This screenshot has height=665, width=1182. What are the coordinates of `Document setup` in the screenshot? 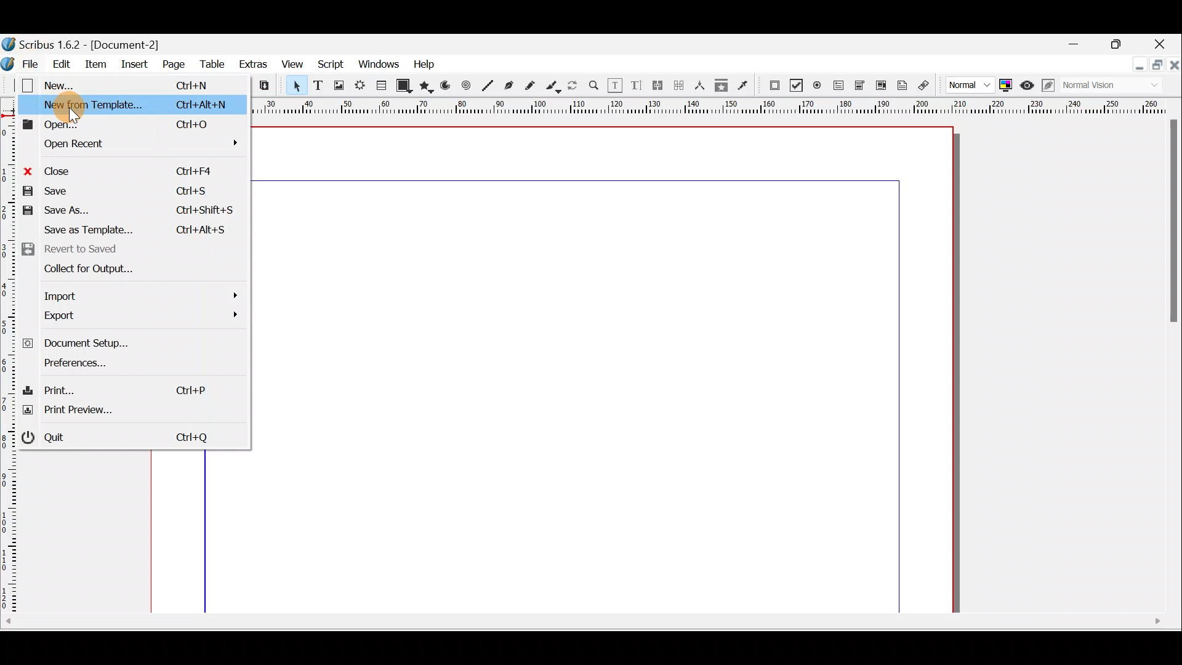 It's located at (132, 343).